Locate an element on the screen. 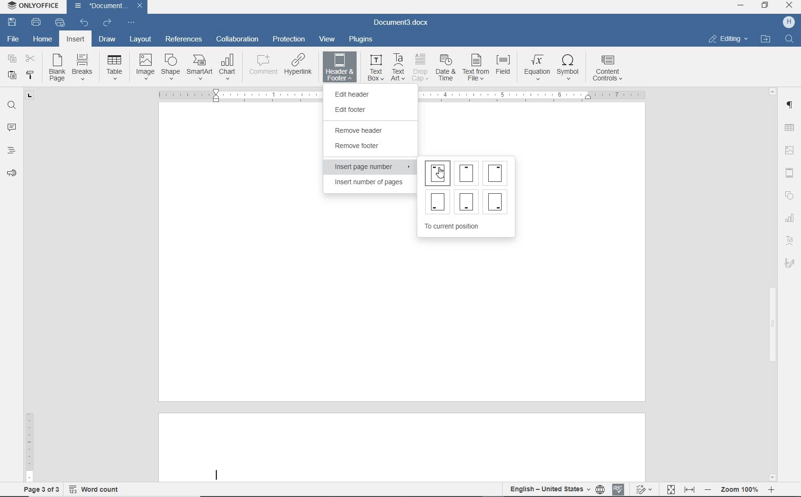 The width and height of the screenshot is (801, 497). PRINT is located at coordinates (37, 22).